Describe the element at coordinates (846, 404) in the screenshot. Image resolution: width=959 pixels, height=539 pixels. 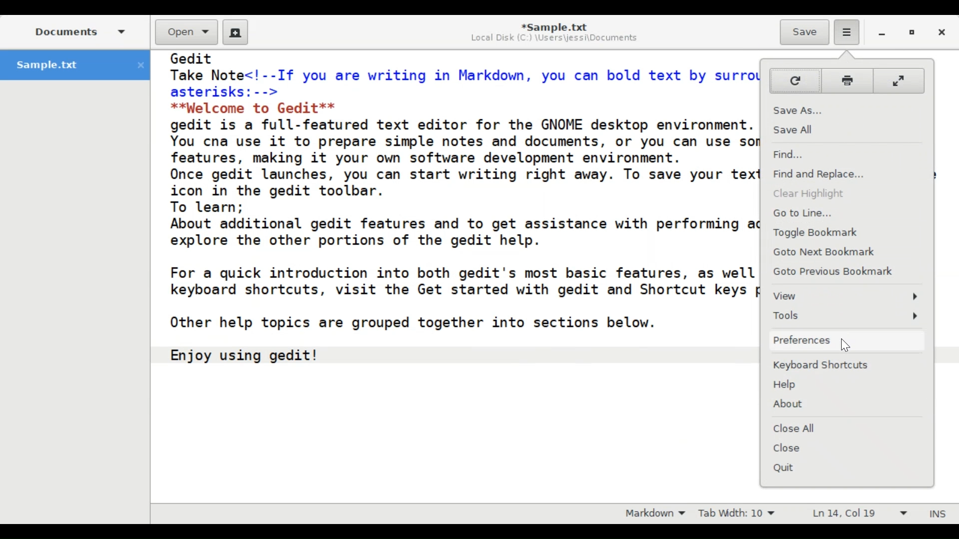
I see `About` at that location.